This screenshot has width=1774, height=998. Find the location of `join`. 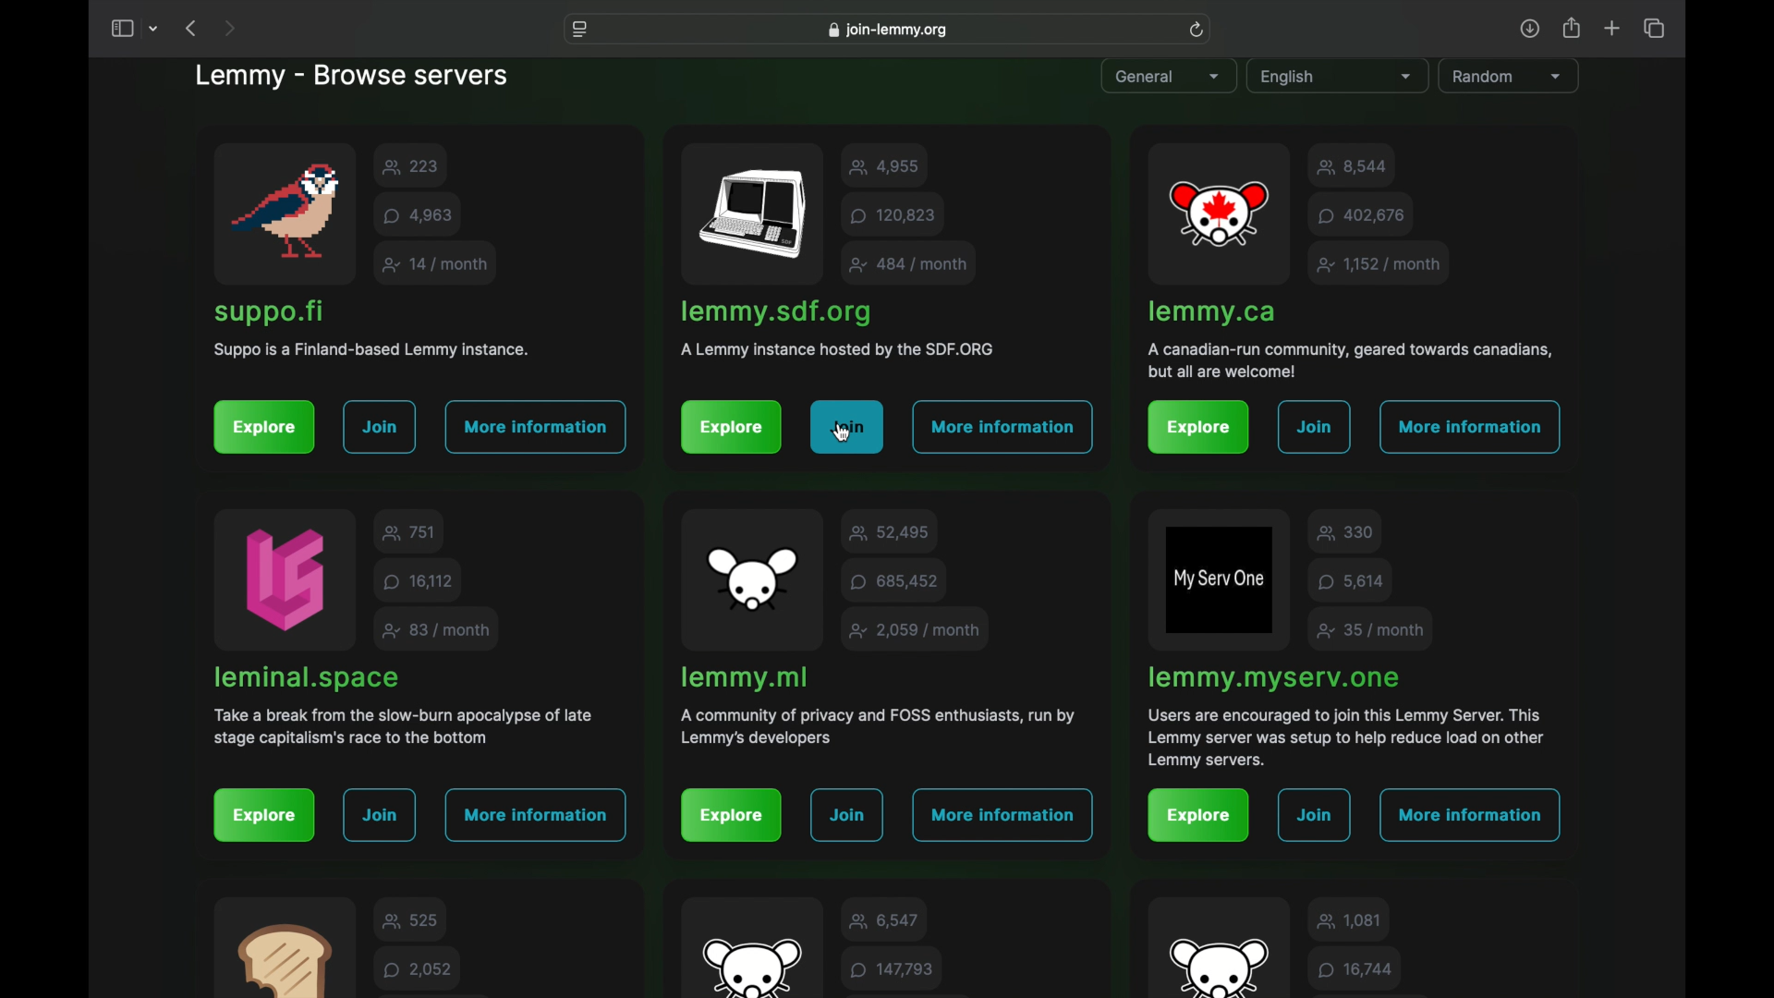

join is located at coordinates (848, 429).